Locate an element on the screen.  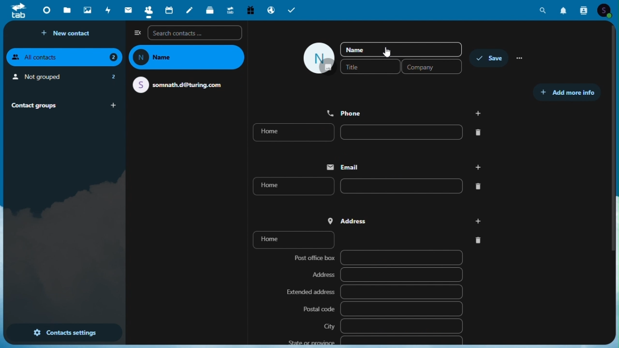
name is located at coordinates (400, 49).